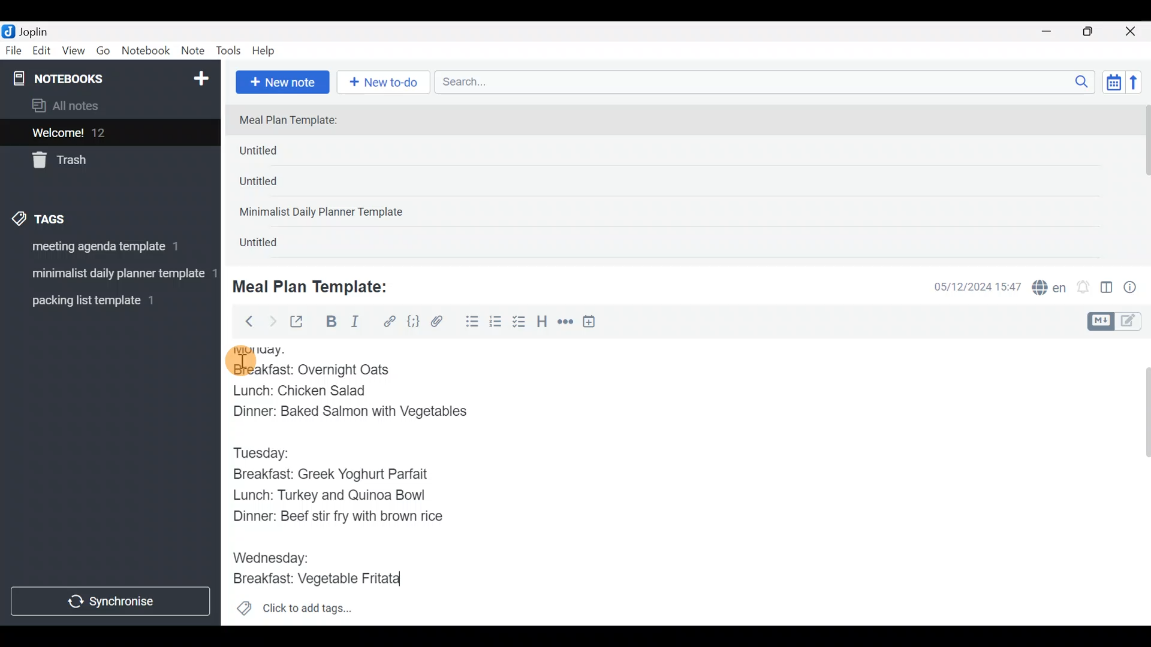 This screenshot has height=647, width=1151. I want to click on Date & time, so click(968, 286).